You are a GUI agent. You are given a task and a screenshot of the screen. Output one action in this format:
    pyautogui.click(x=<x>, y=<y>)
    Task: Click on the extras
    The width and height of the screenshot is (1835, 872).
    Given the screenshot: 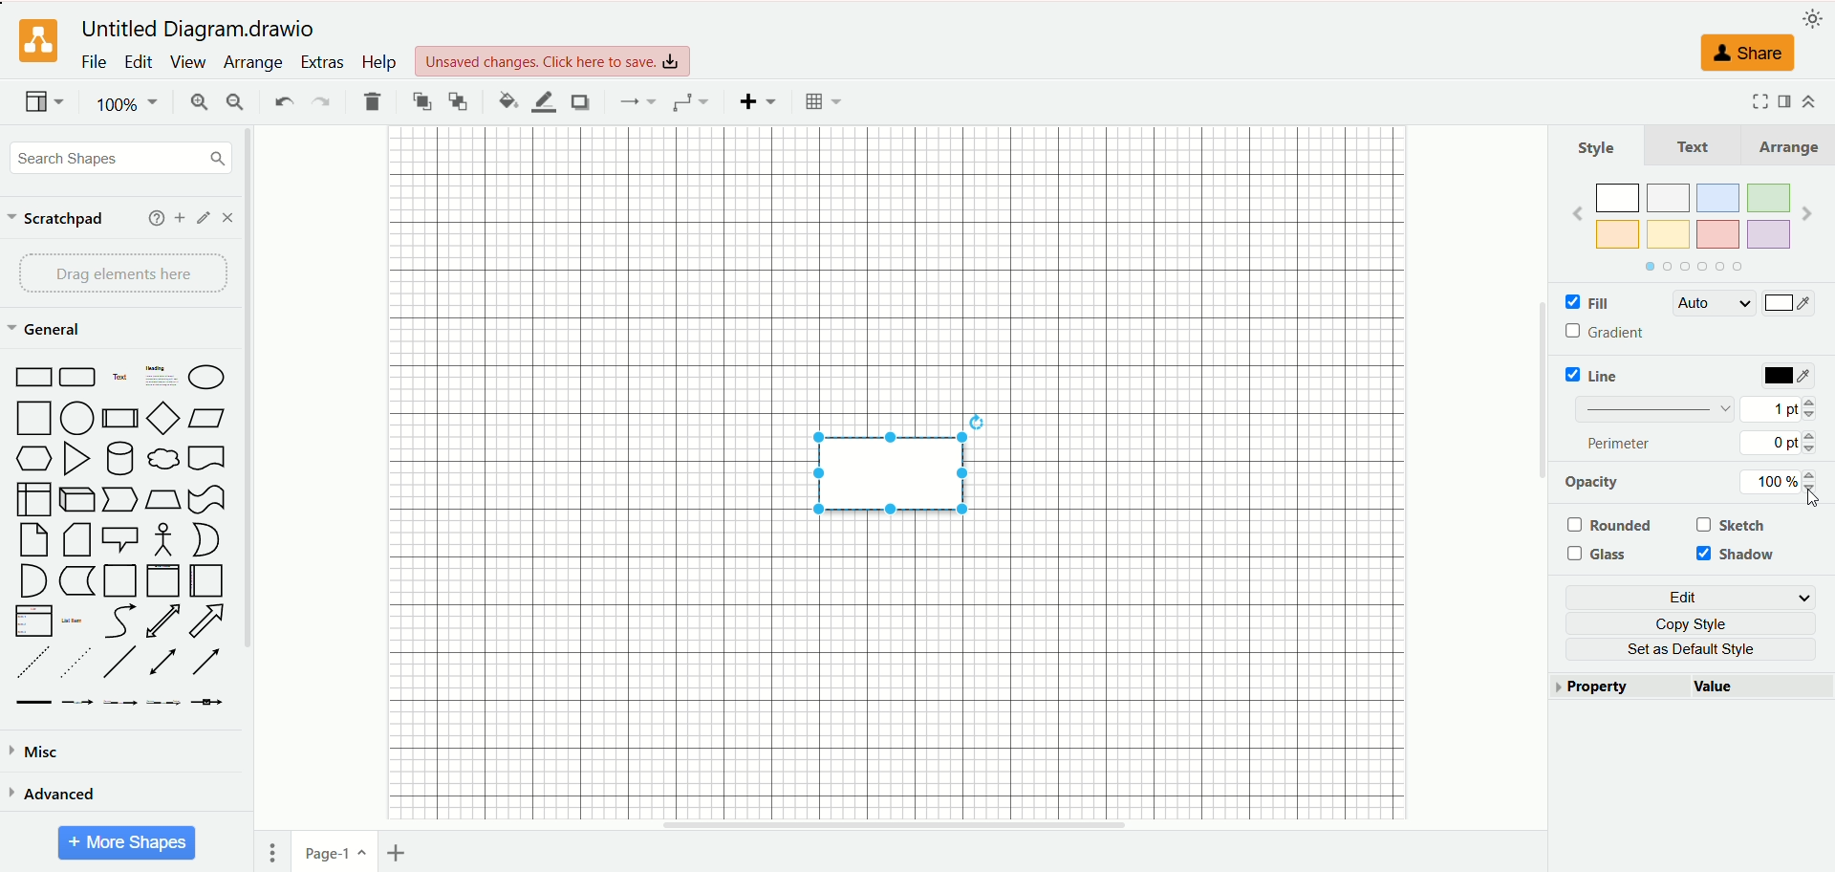 What is the action you would take?
    pyautogui.click(x=324, y=62)
    